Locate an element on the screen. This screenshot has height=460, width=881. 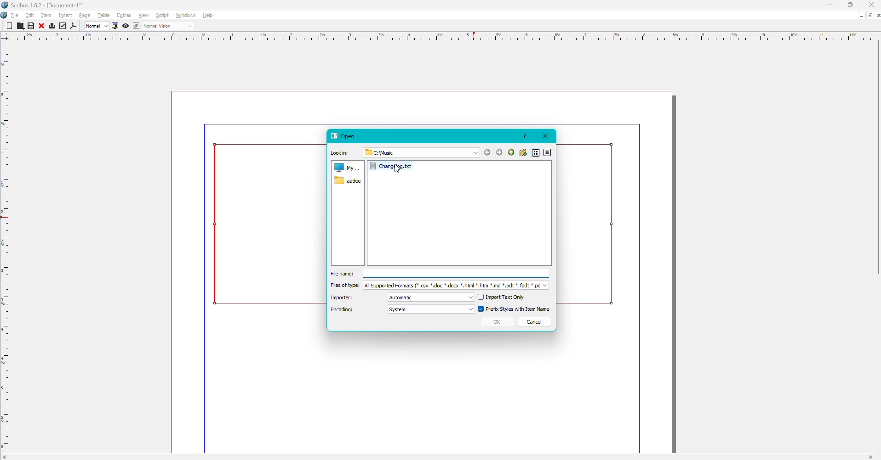
Edit is located at coordinates (29, 16).